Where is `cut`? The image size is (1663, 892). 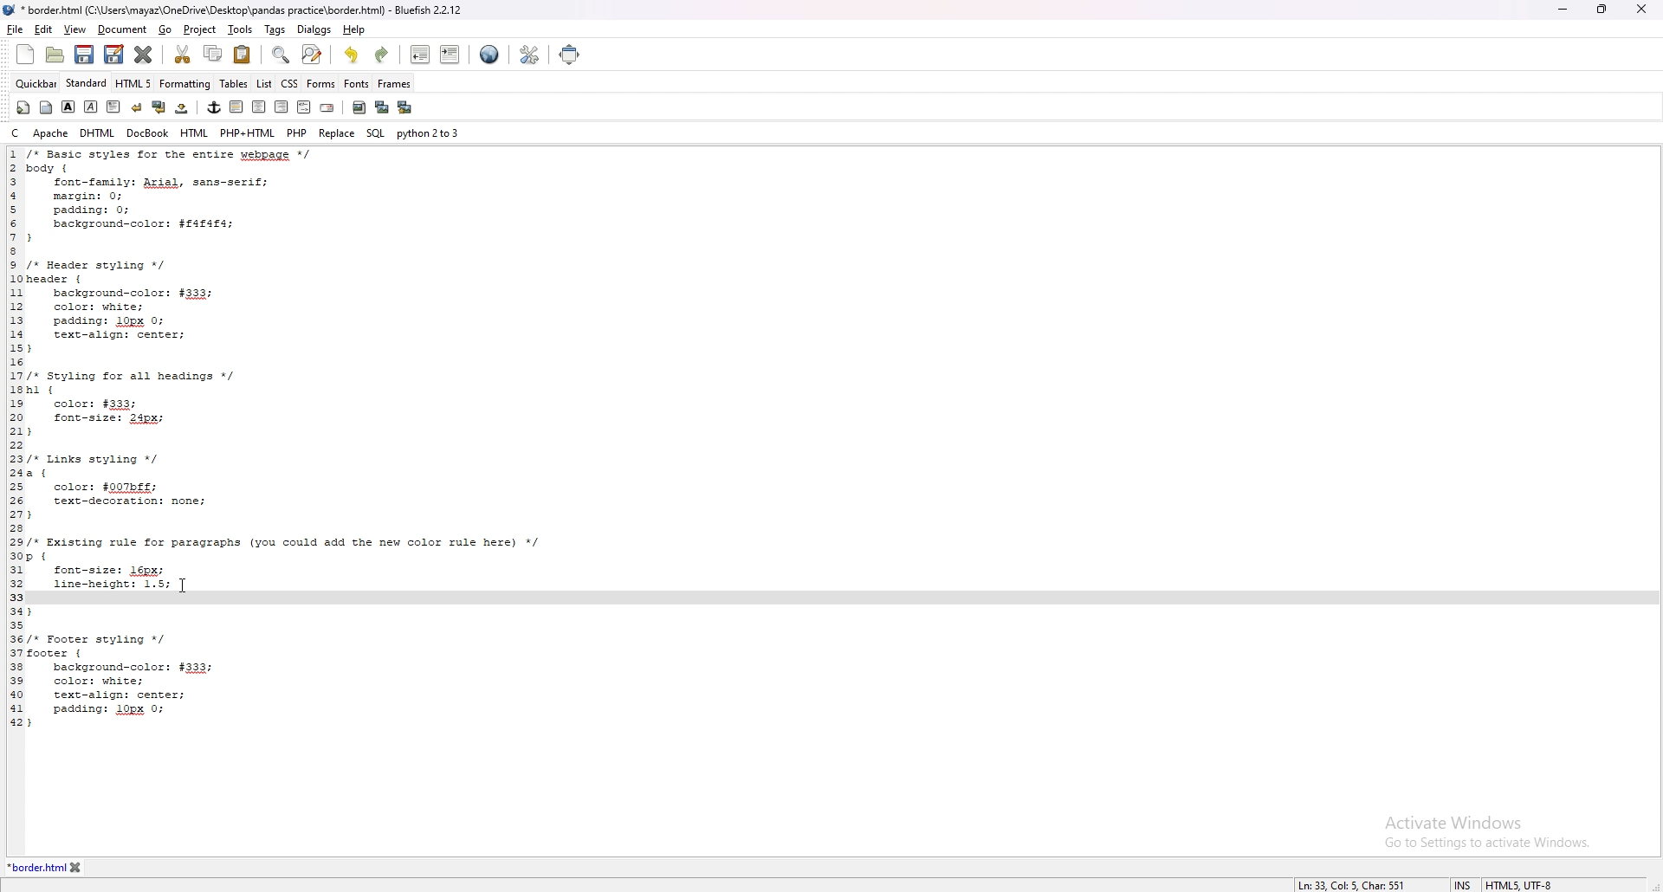
cut is located at coordinates (184, 55).